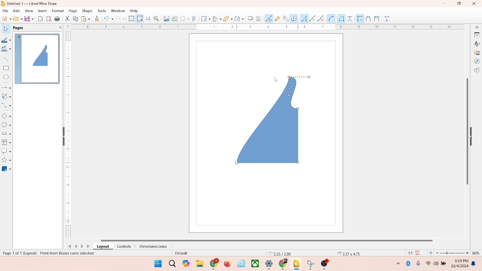  What do you see at coordinates (27, 11) in the screenshot?
I see `view` at bounding box center [27, 11].